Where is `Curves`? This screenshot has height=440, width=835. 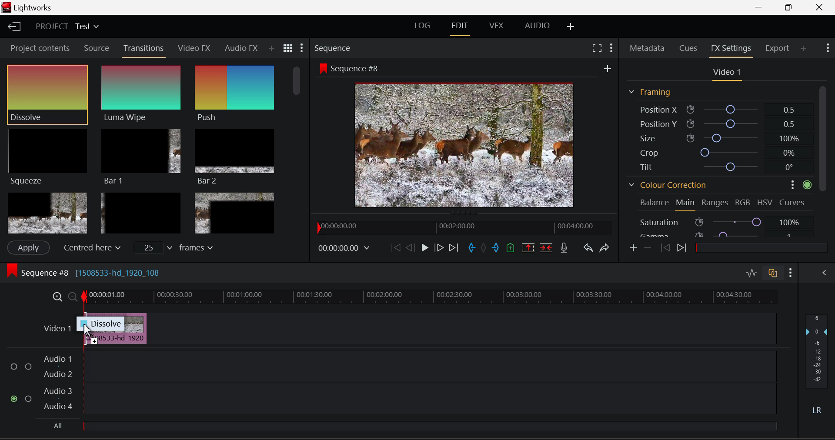 Curves is located at coordinates (793, 201).